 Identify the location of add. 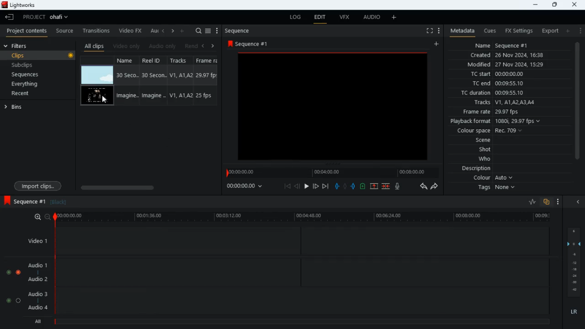
(183, 30).